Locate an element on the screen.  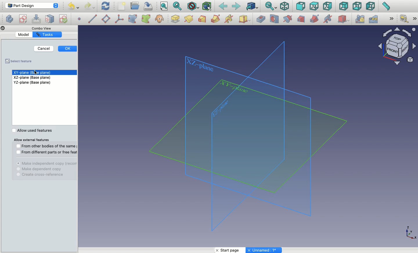
Fit selection is located at coordinates (177, 6).